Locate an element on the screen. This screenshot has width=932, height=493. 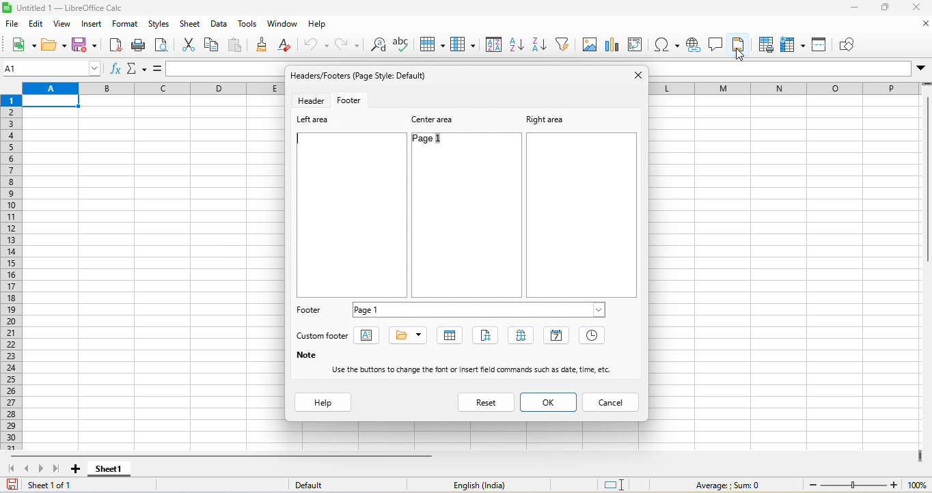
reset is located at coordinates (487, 402).